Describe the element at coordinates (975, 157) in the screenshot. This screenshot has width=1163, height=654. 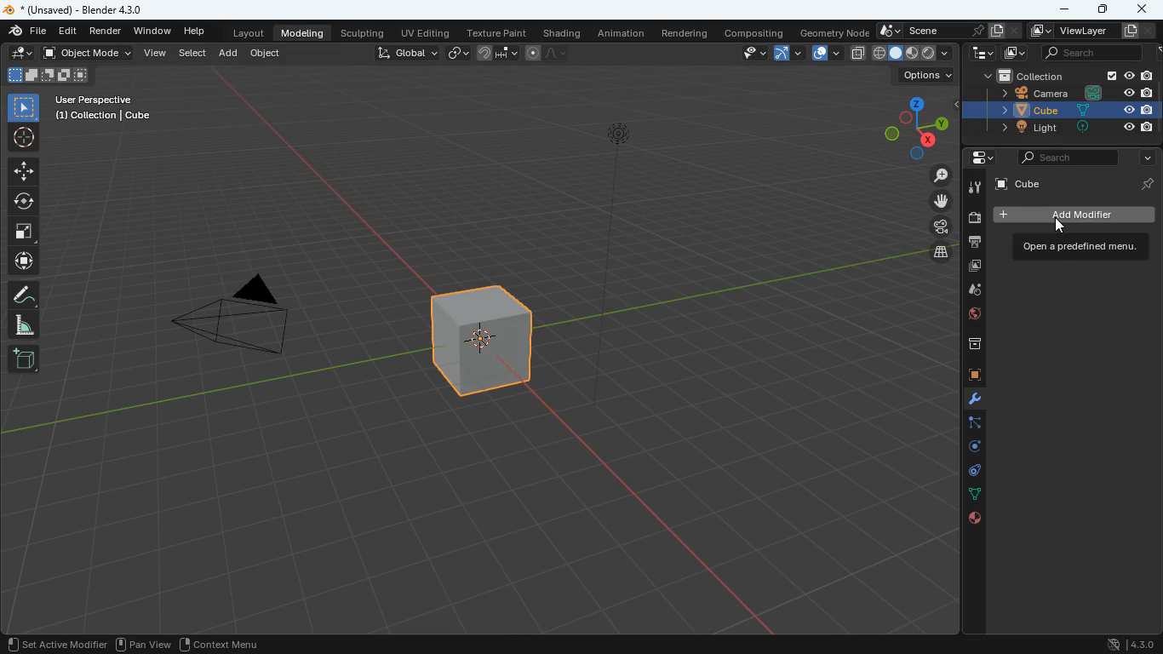
I see `settings` at that location.